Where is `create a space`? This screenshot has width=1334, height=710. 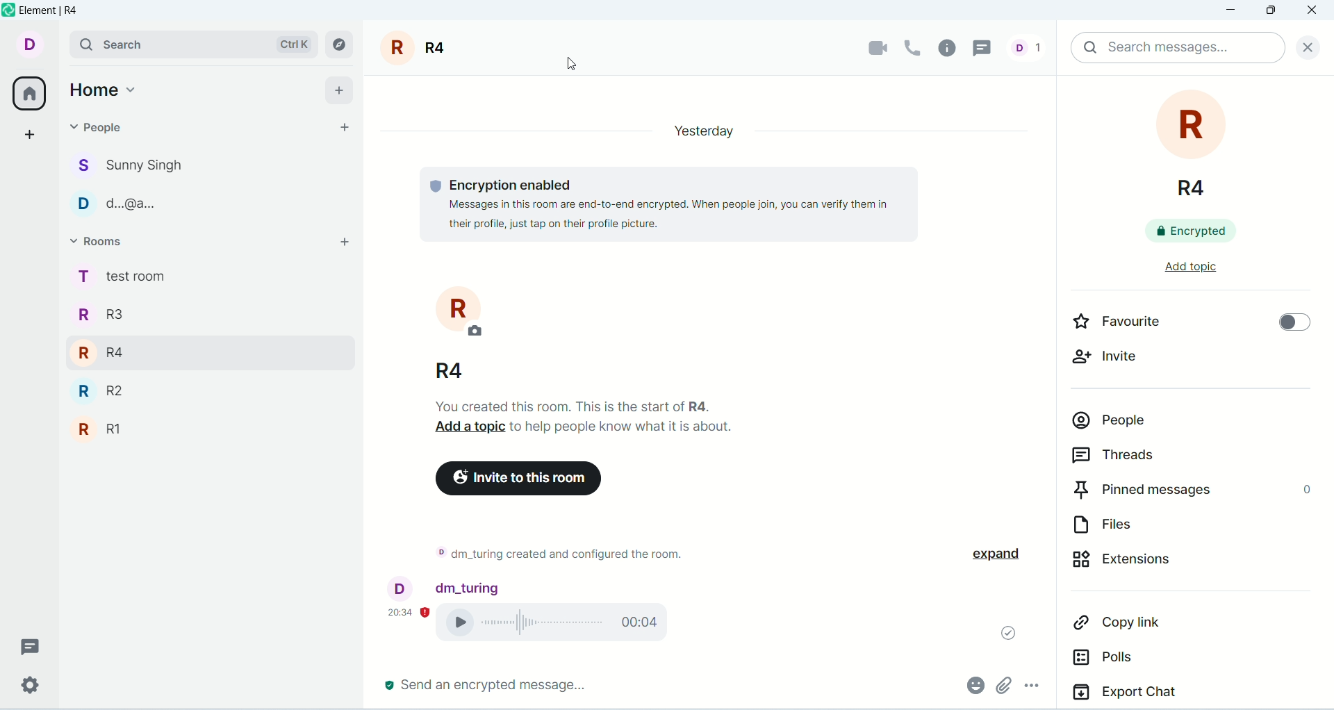
create a space is located at coordinates (33, 134).